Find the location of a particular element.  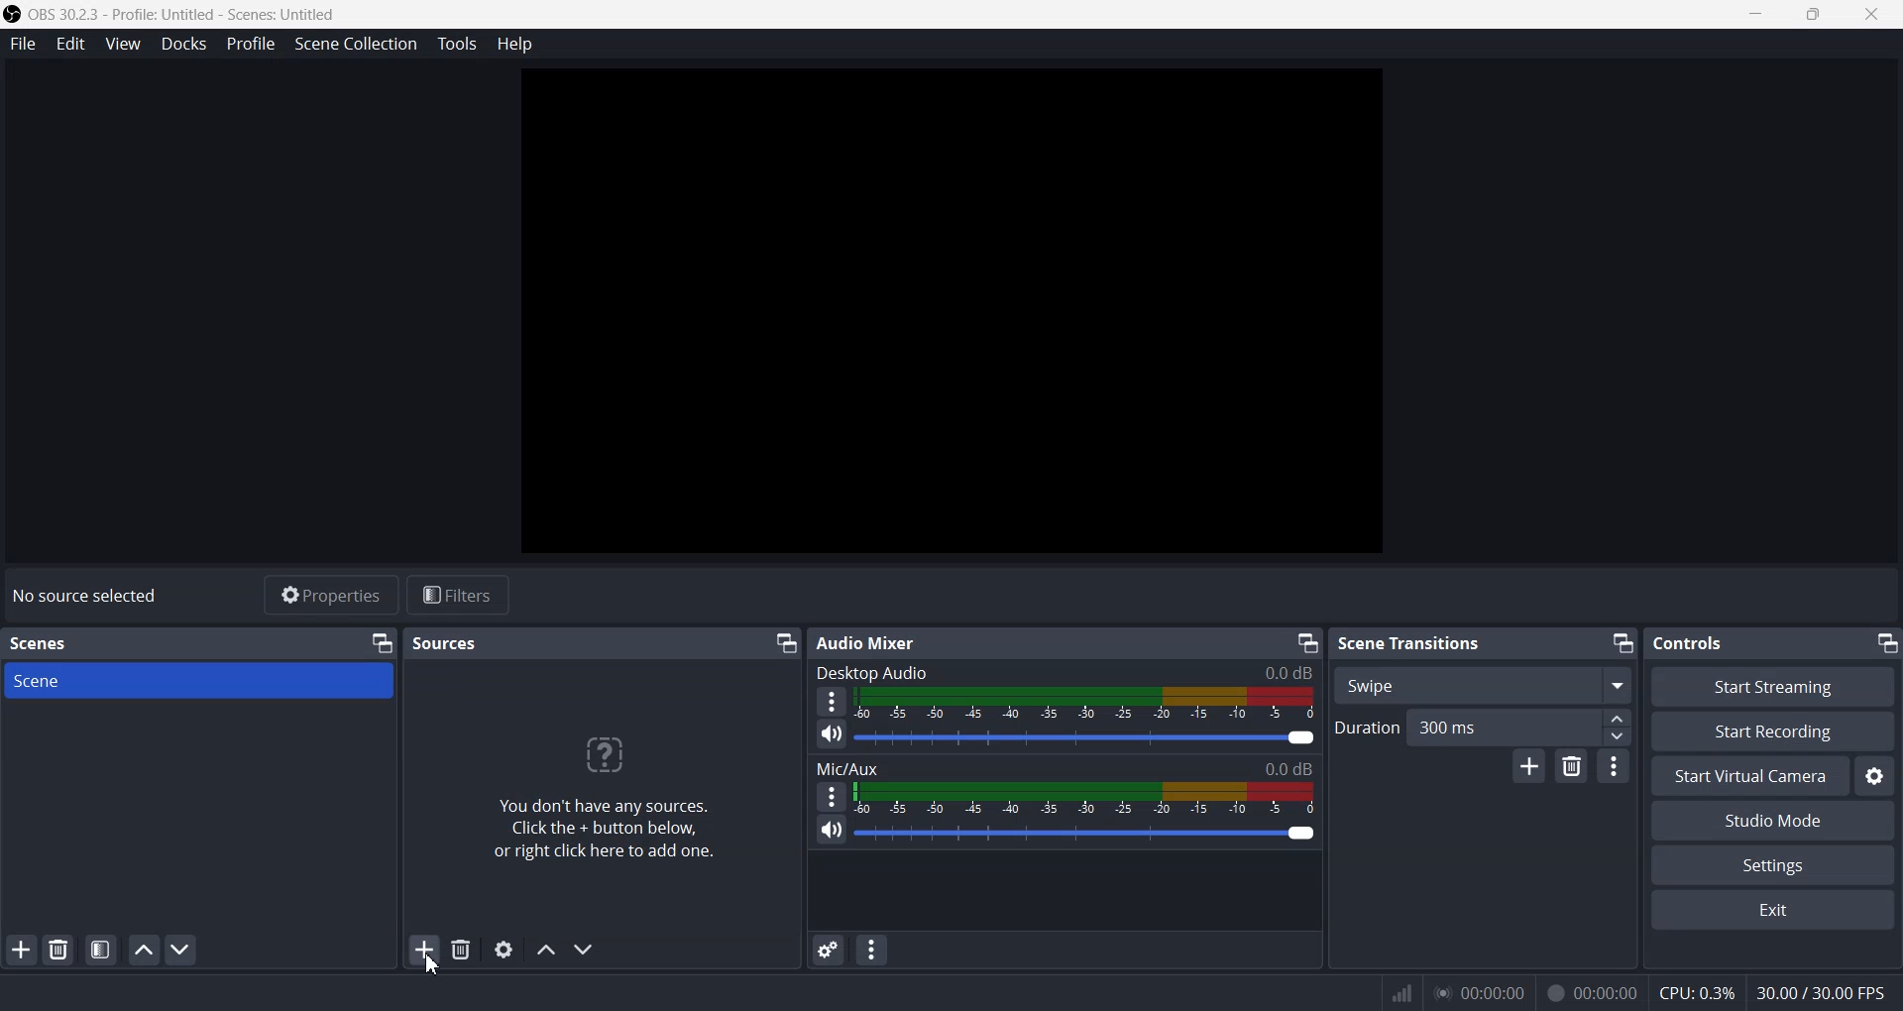

Scene is located at coordinates (199, 680).